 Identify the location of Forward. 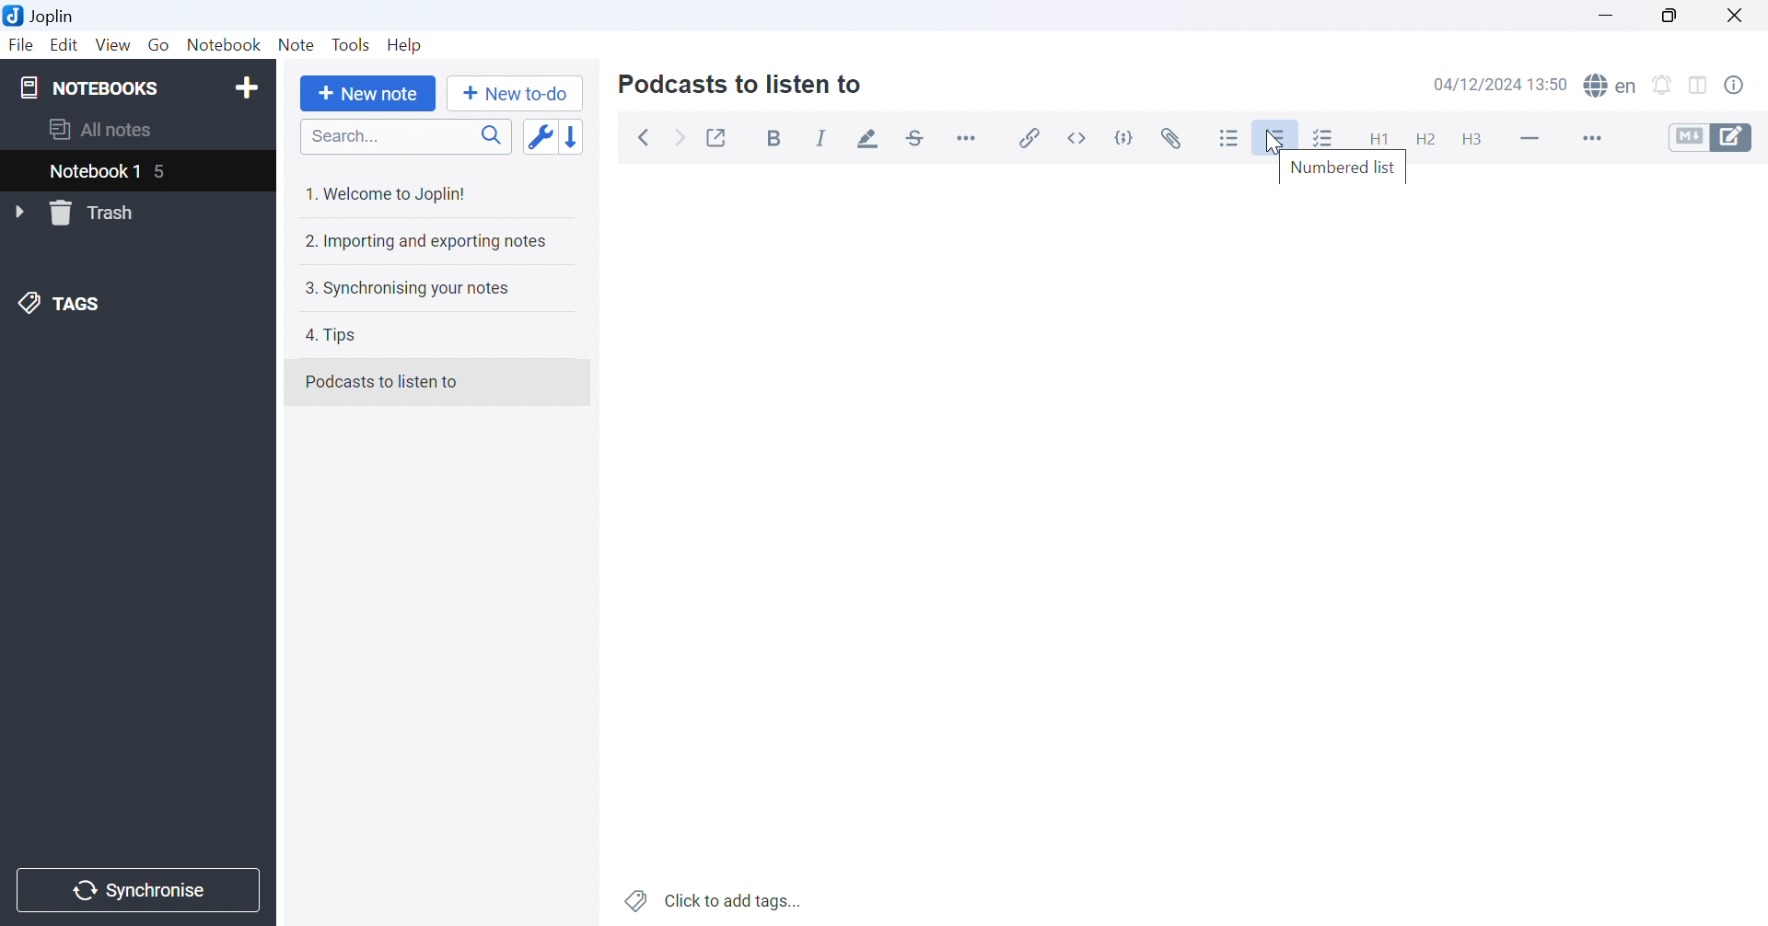
(683, 140).